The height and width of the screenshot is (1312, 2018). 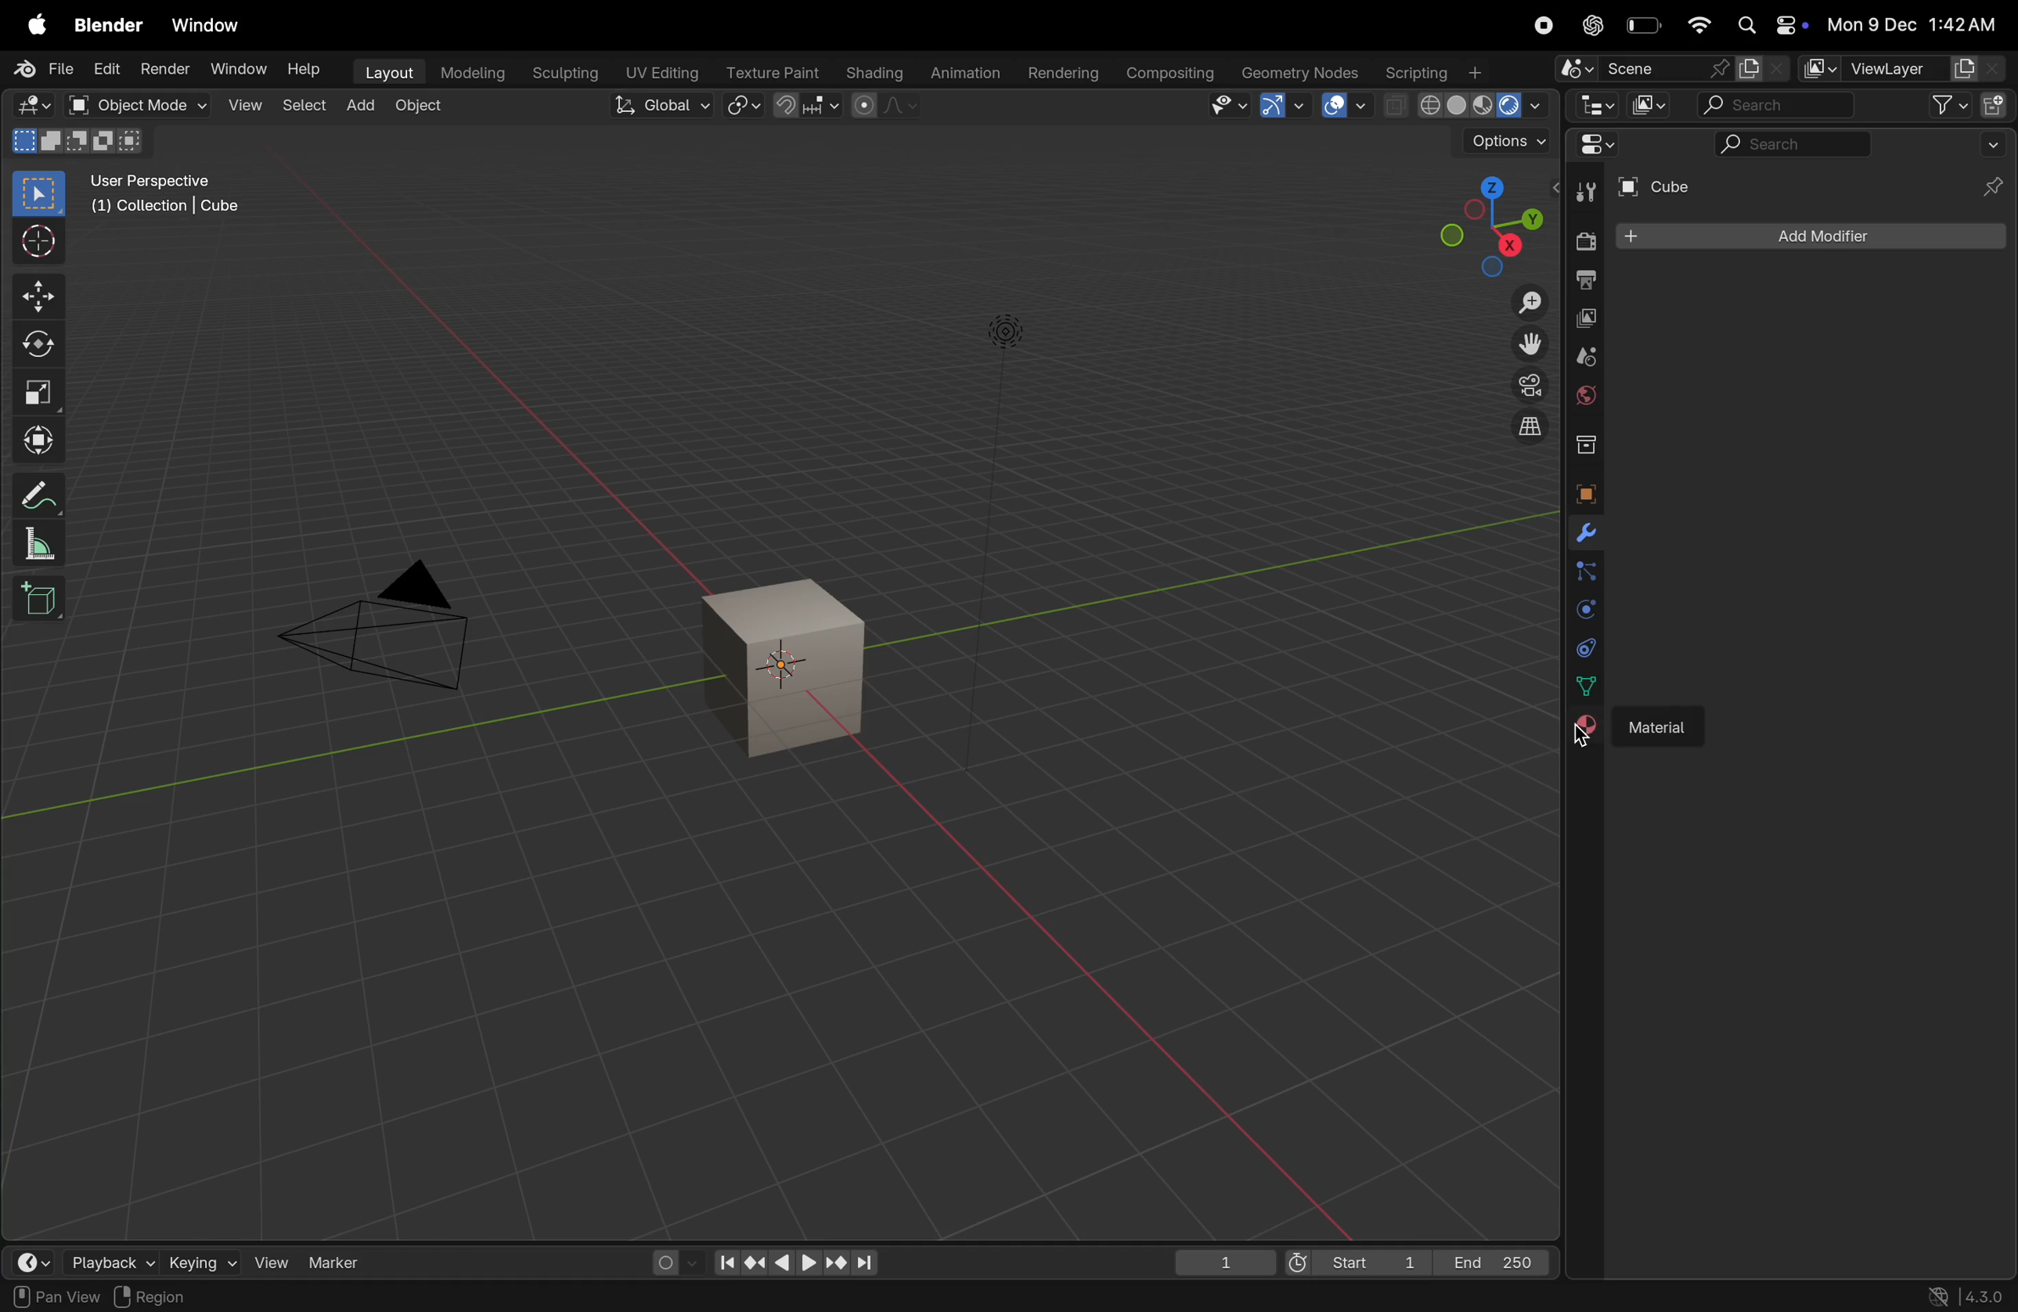 I want to click on apple menu, so click(x=33, y=23).